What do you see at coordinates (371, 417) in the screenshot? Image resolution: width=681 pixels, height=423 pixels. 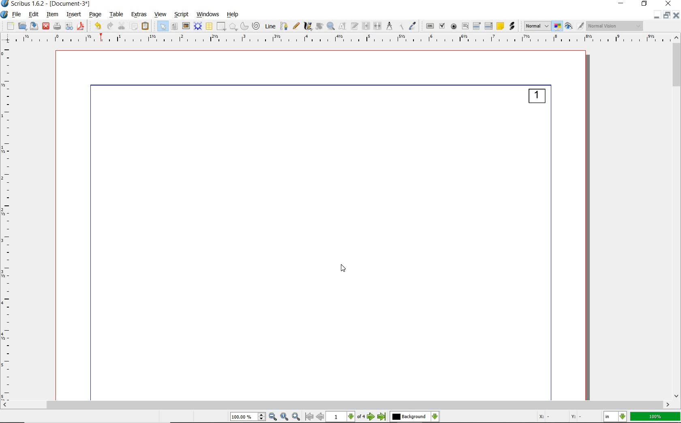 I see `Next Page` at bounding box center [371, 417].